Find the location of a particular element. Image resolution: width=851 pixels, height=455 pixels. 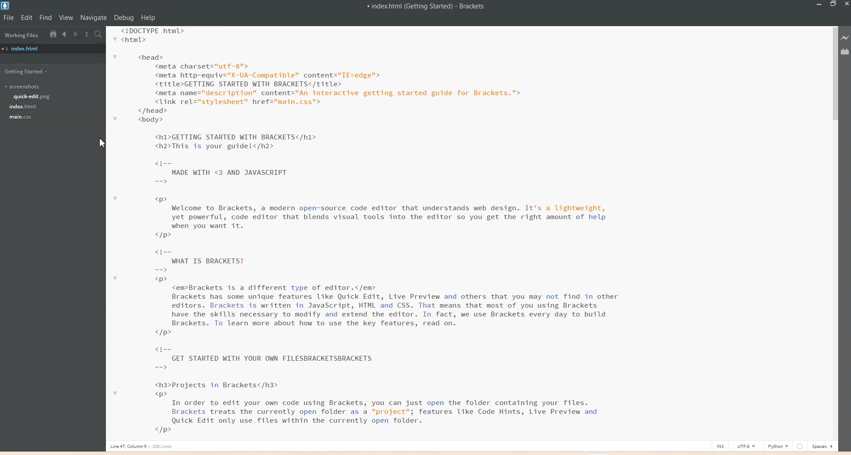

Navigate Forward is located at coordinates (77, 34).